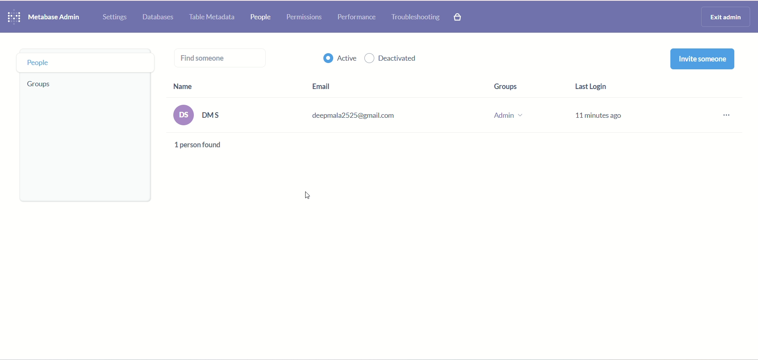 The image size is (758, 360). What do you see at coordinates (705, 60) in the screenshot?
I see `invite someone` at bounding box center [705, 60].